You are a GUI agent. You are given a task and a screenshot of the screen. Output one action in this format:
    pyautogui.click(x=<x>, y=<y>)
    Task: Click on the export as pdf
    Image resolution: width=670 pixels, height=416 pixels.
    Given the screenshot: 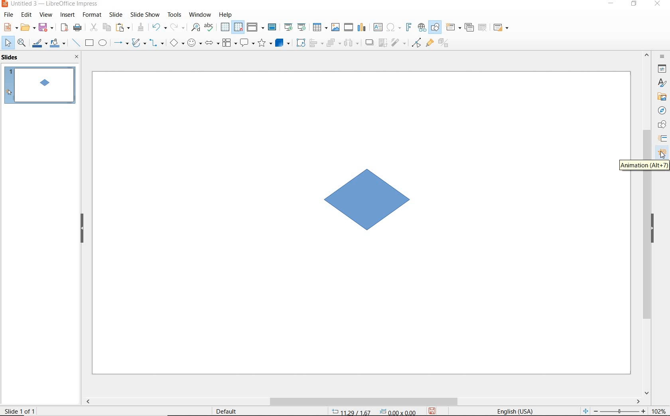 What is the action you would take?
    pyautogui.click(x=64, y=27)
    